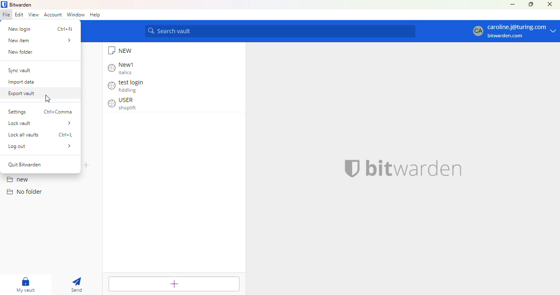  What do you see at coordinates (531, 5) in the screenshot?
I see `maximize` at bounding box center [531, 5].